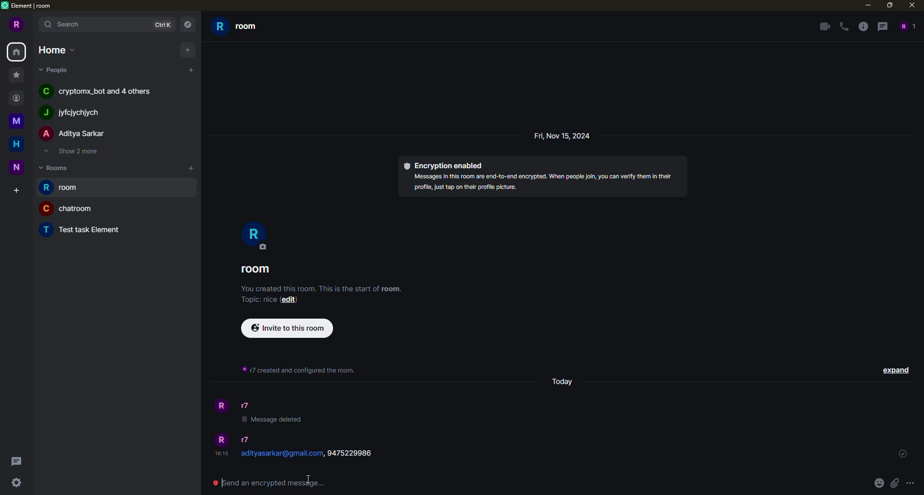 The image size is (924, 495). I want to click on room, so click(67, 208).